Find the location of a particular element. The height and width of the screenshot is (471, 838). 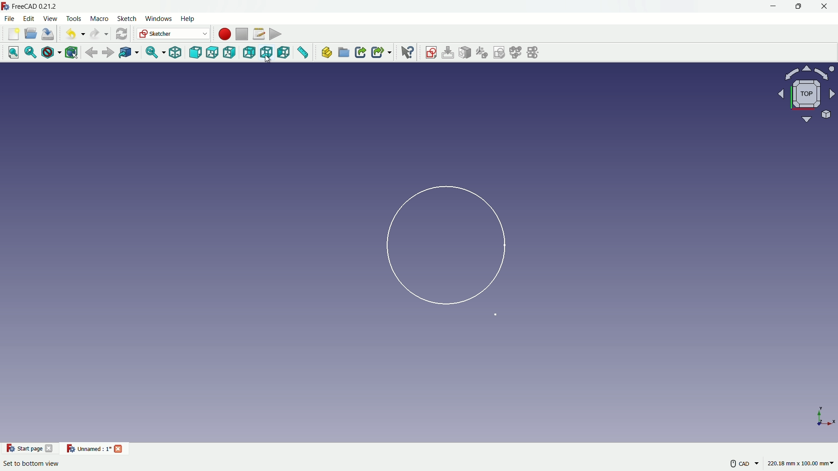

windows menu is located at coordinates (159, 20).